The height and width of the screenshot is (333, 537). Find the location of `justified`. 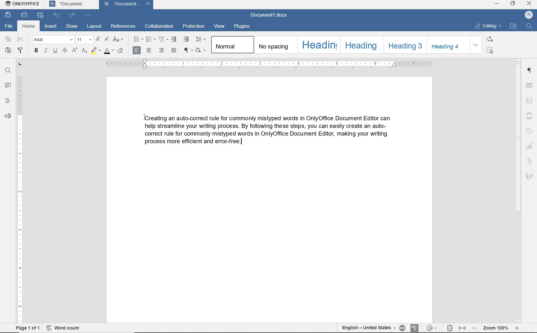

justified is located at coordinates (174, 50).